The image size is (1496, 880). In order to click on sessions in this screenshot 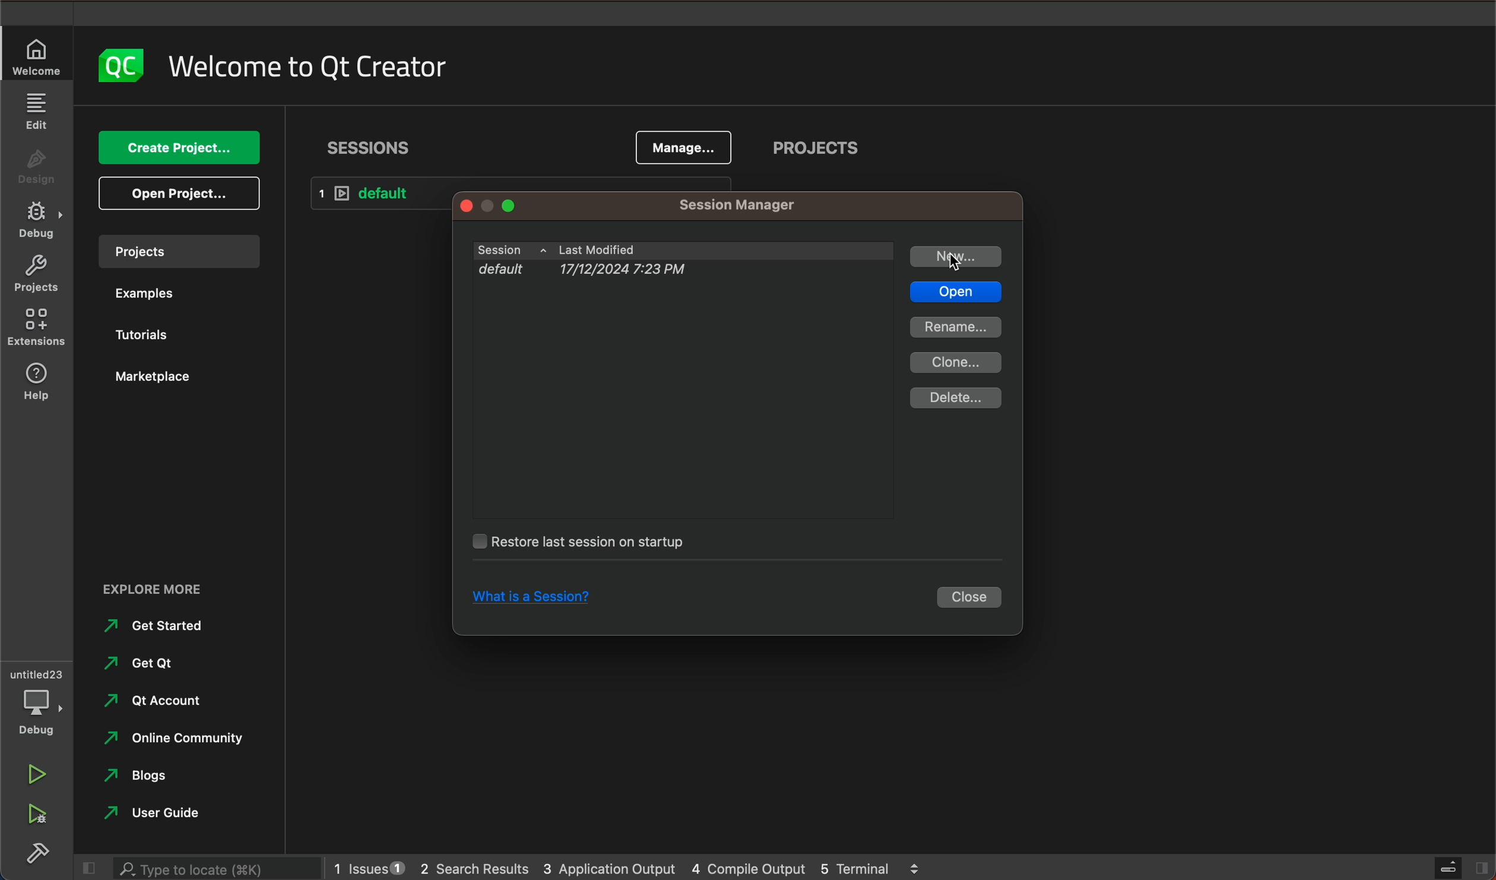, I will do `click(370, 147)`.